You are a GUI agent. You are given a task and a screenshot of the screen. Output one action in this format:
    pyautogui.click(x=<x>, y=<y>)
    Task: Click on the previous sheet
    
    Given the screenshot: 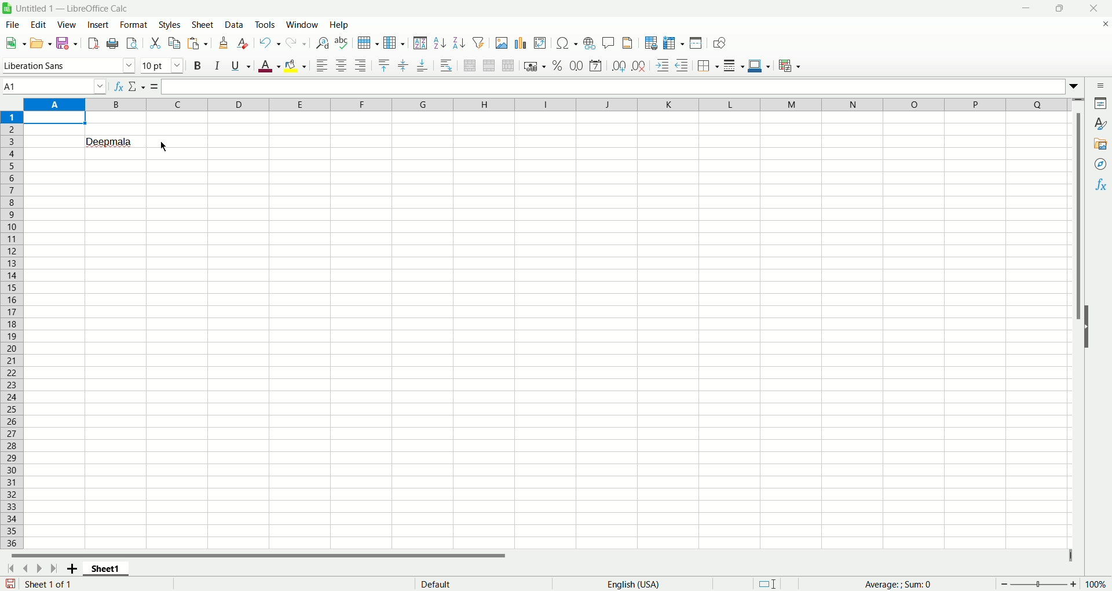 What is the action you would take?
    pyautogui.click(x=25, y=570)
    